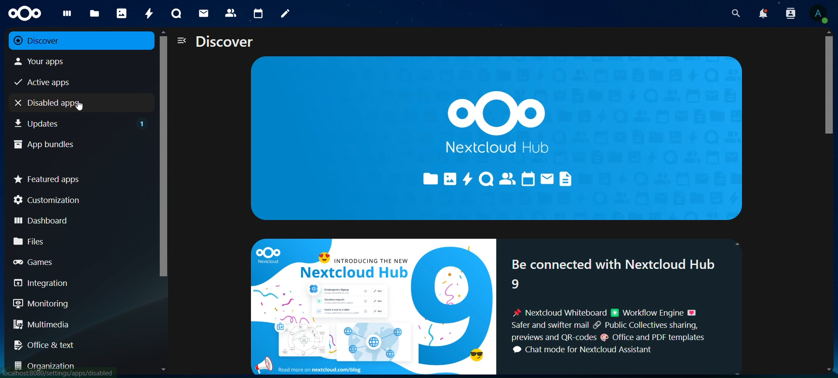  I want to click on dashboard, so click(74, 219).